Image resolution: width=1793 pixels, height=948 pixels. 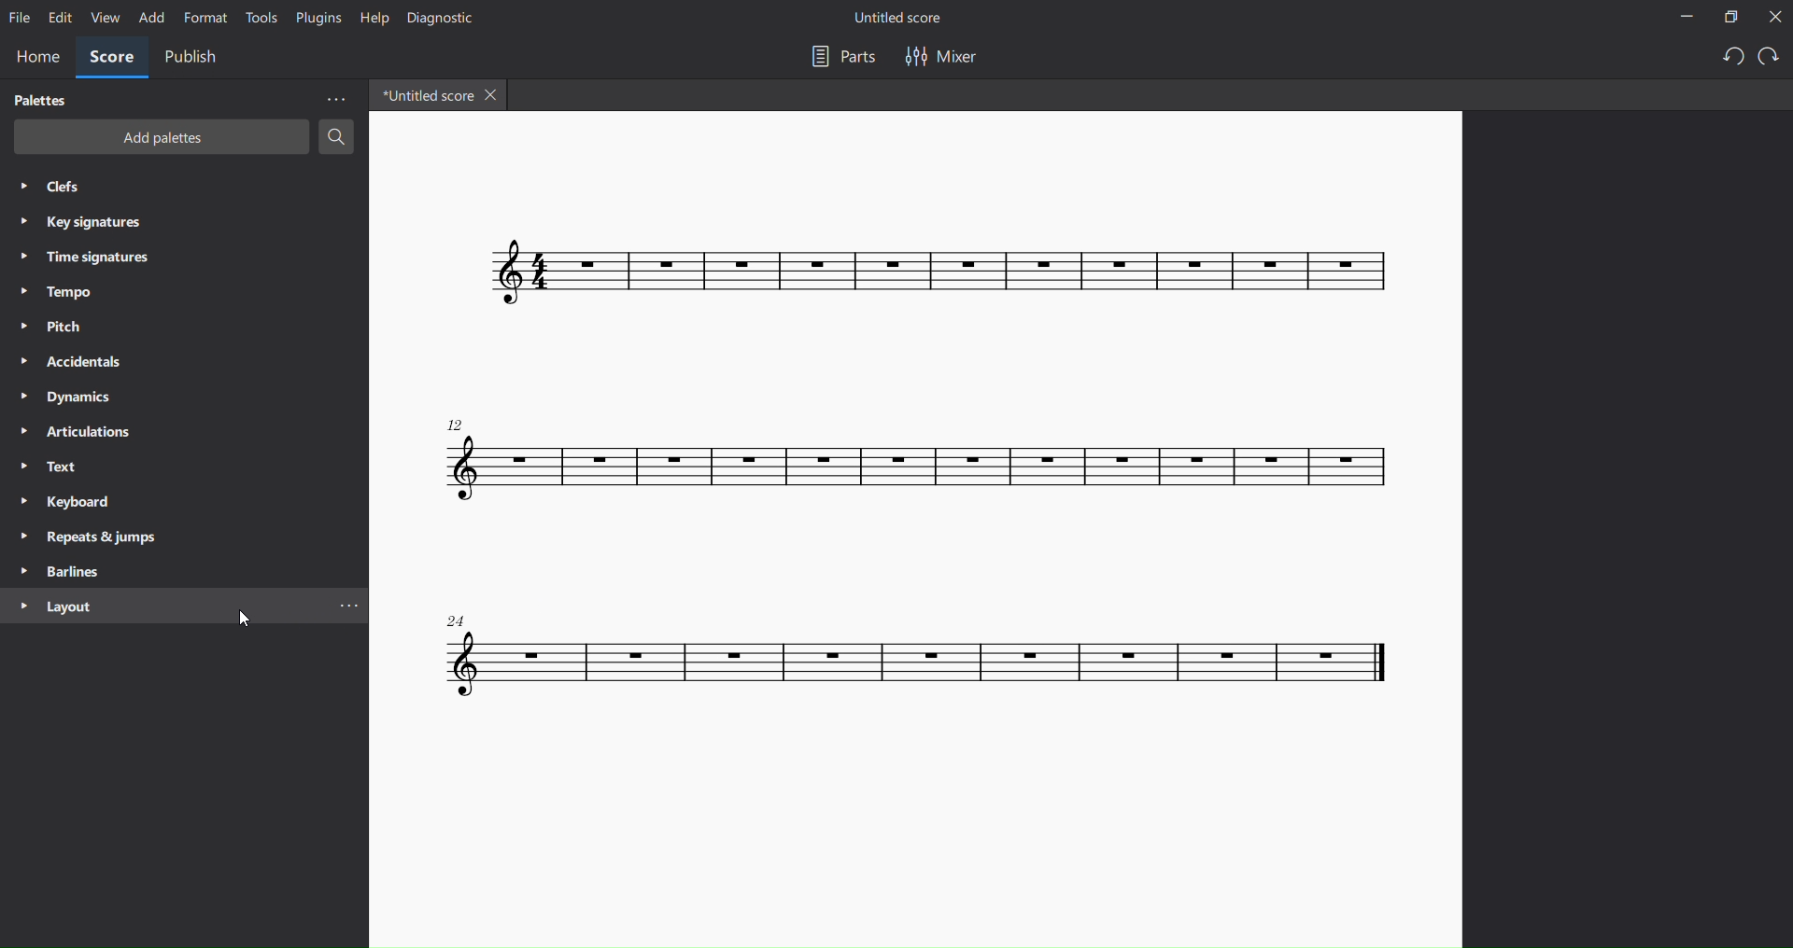 What do you see at coordinates (940, 56) in the screenshot?
I see `mixer` at bounding box center [940, 56].